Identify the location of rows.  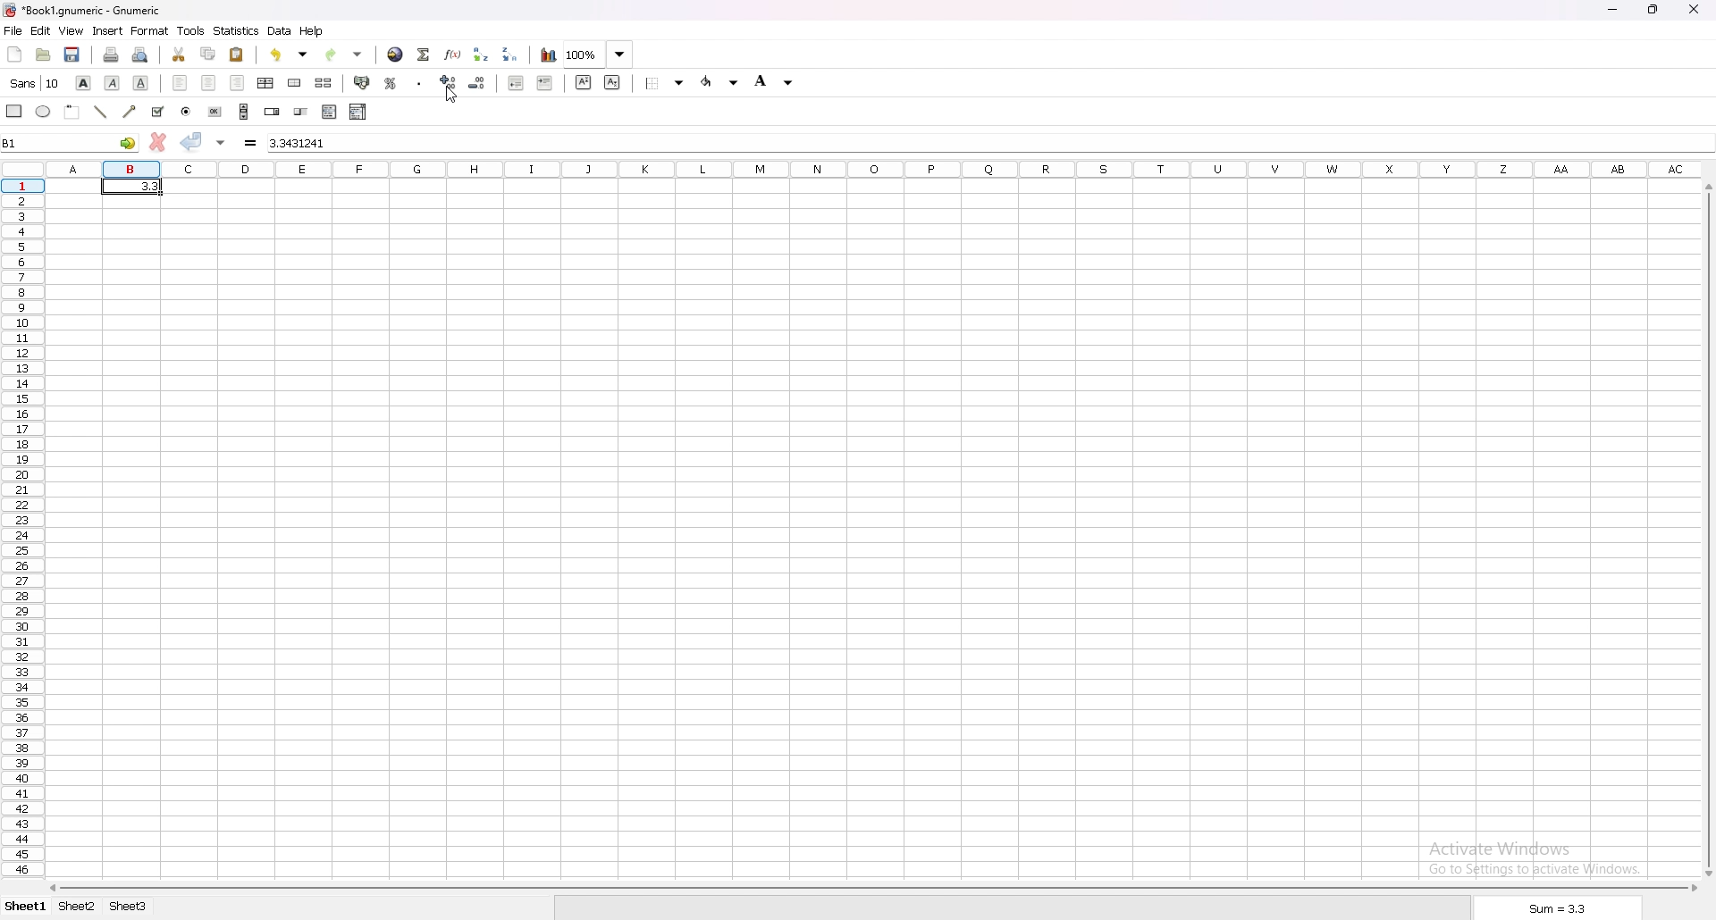
(21, 528).